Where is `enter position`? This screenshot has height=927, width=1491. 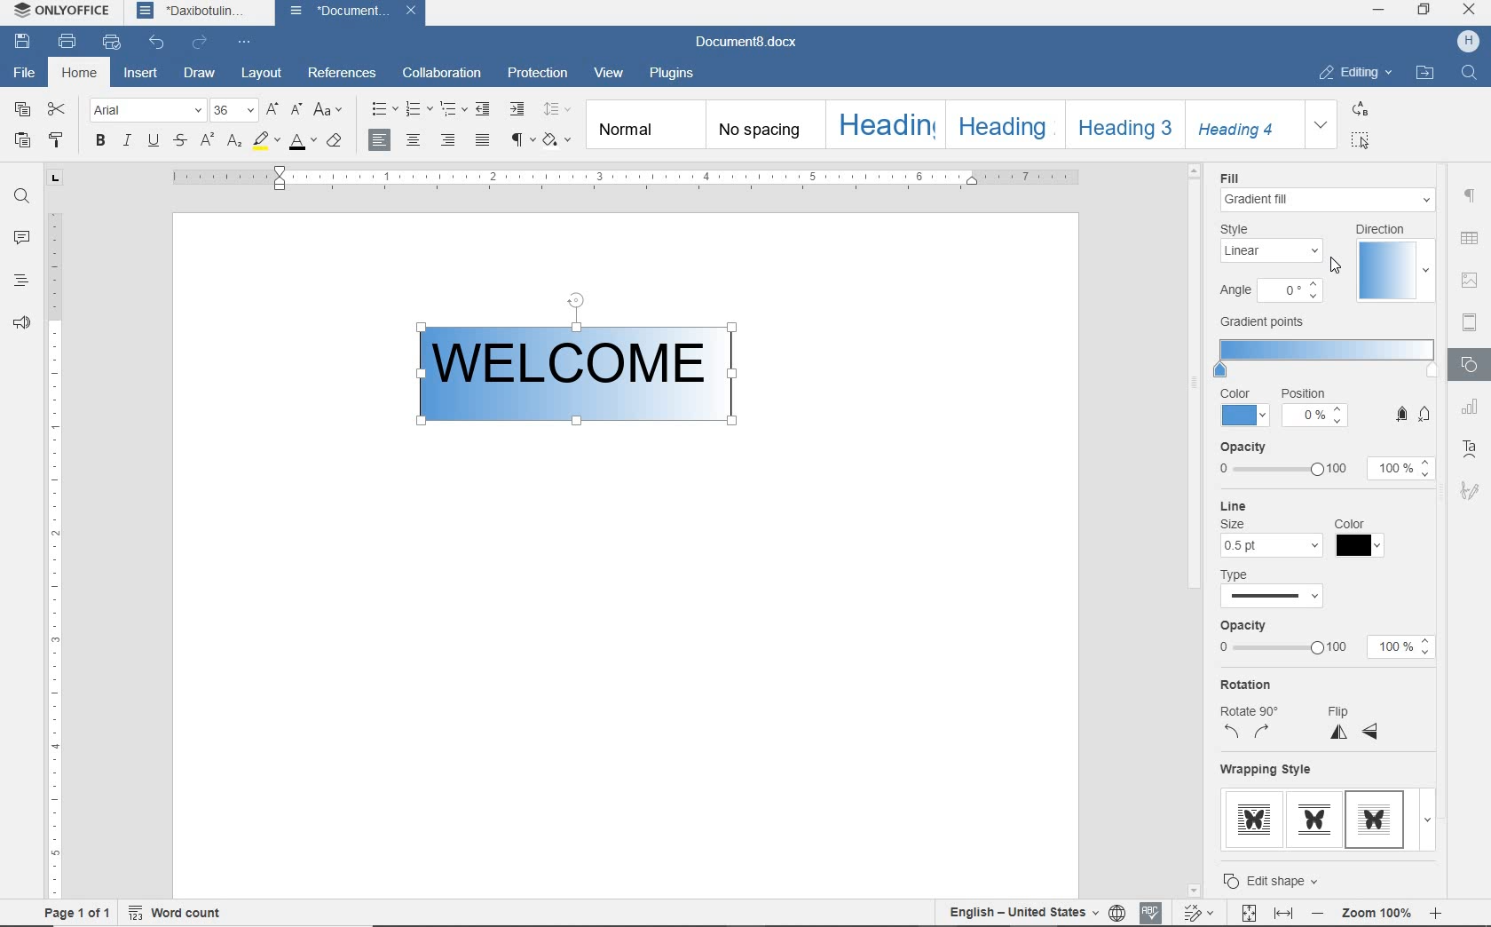
enter position is located at coordinates (1313, 416).